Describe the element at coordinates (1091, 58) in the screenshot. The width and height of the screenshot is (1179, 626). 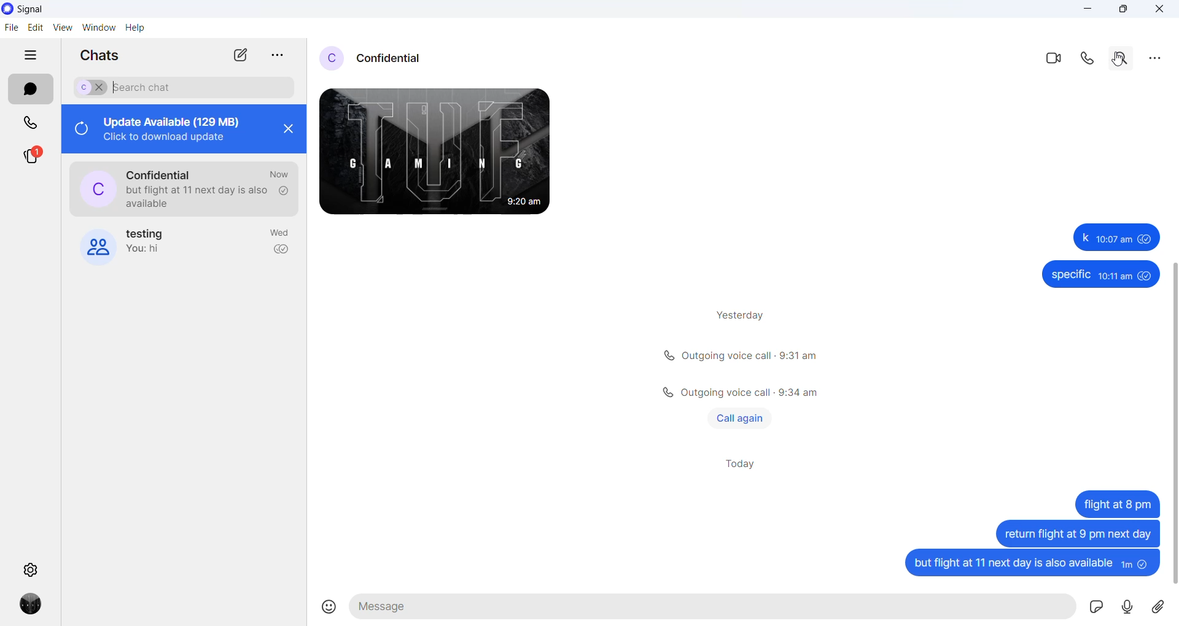
I see `call` at that location.